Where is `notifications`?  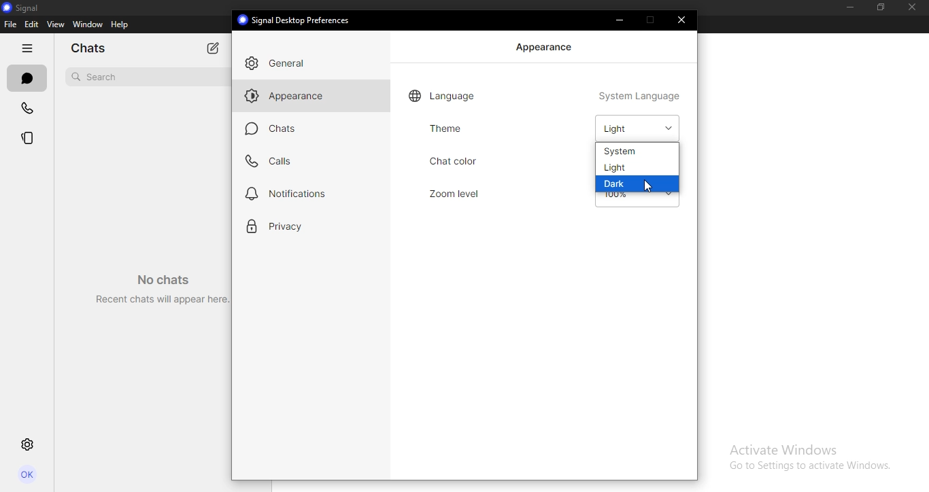 notifications is located at coordinates (290, 193).